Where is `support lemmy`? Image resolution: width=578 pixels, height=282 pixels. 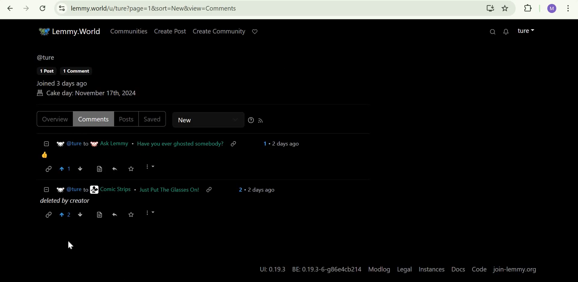 support lemmy is located at coordinates (254, 31).